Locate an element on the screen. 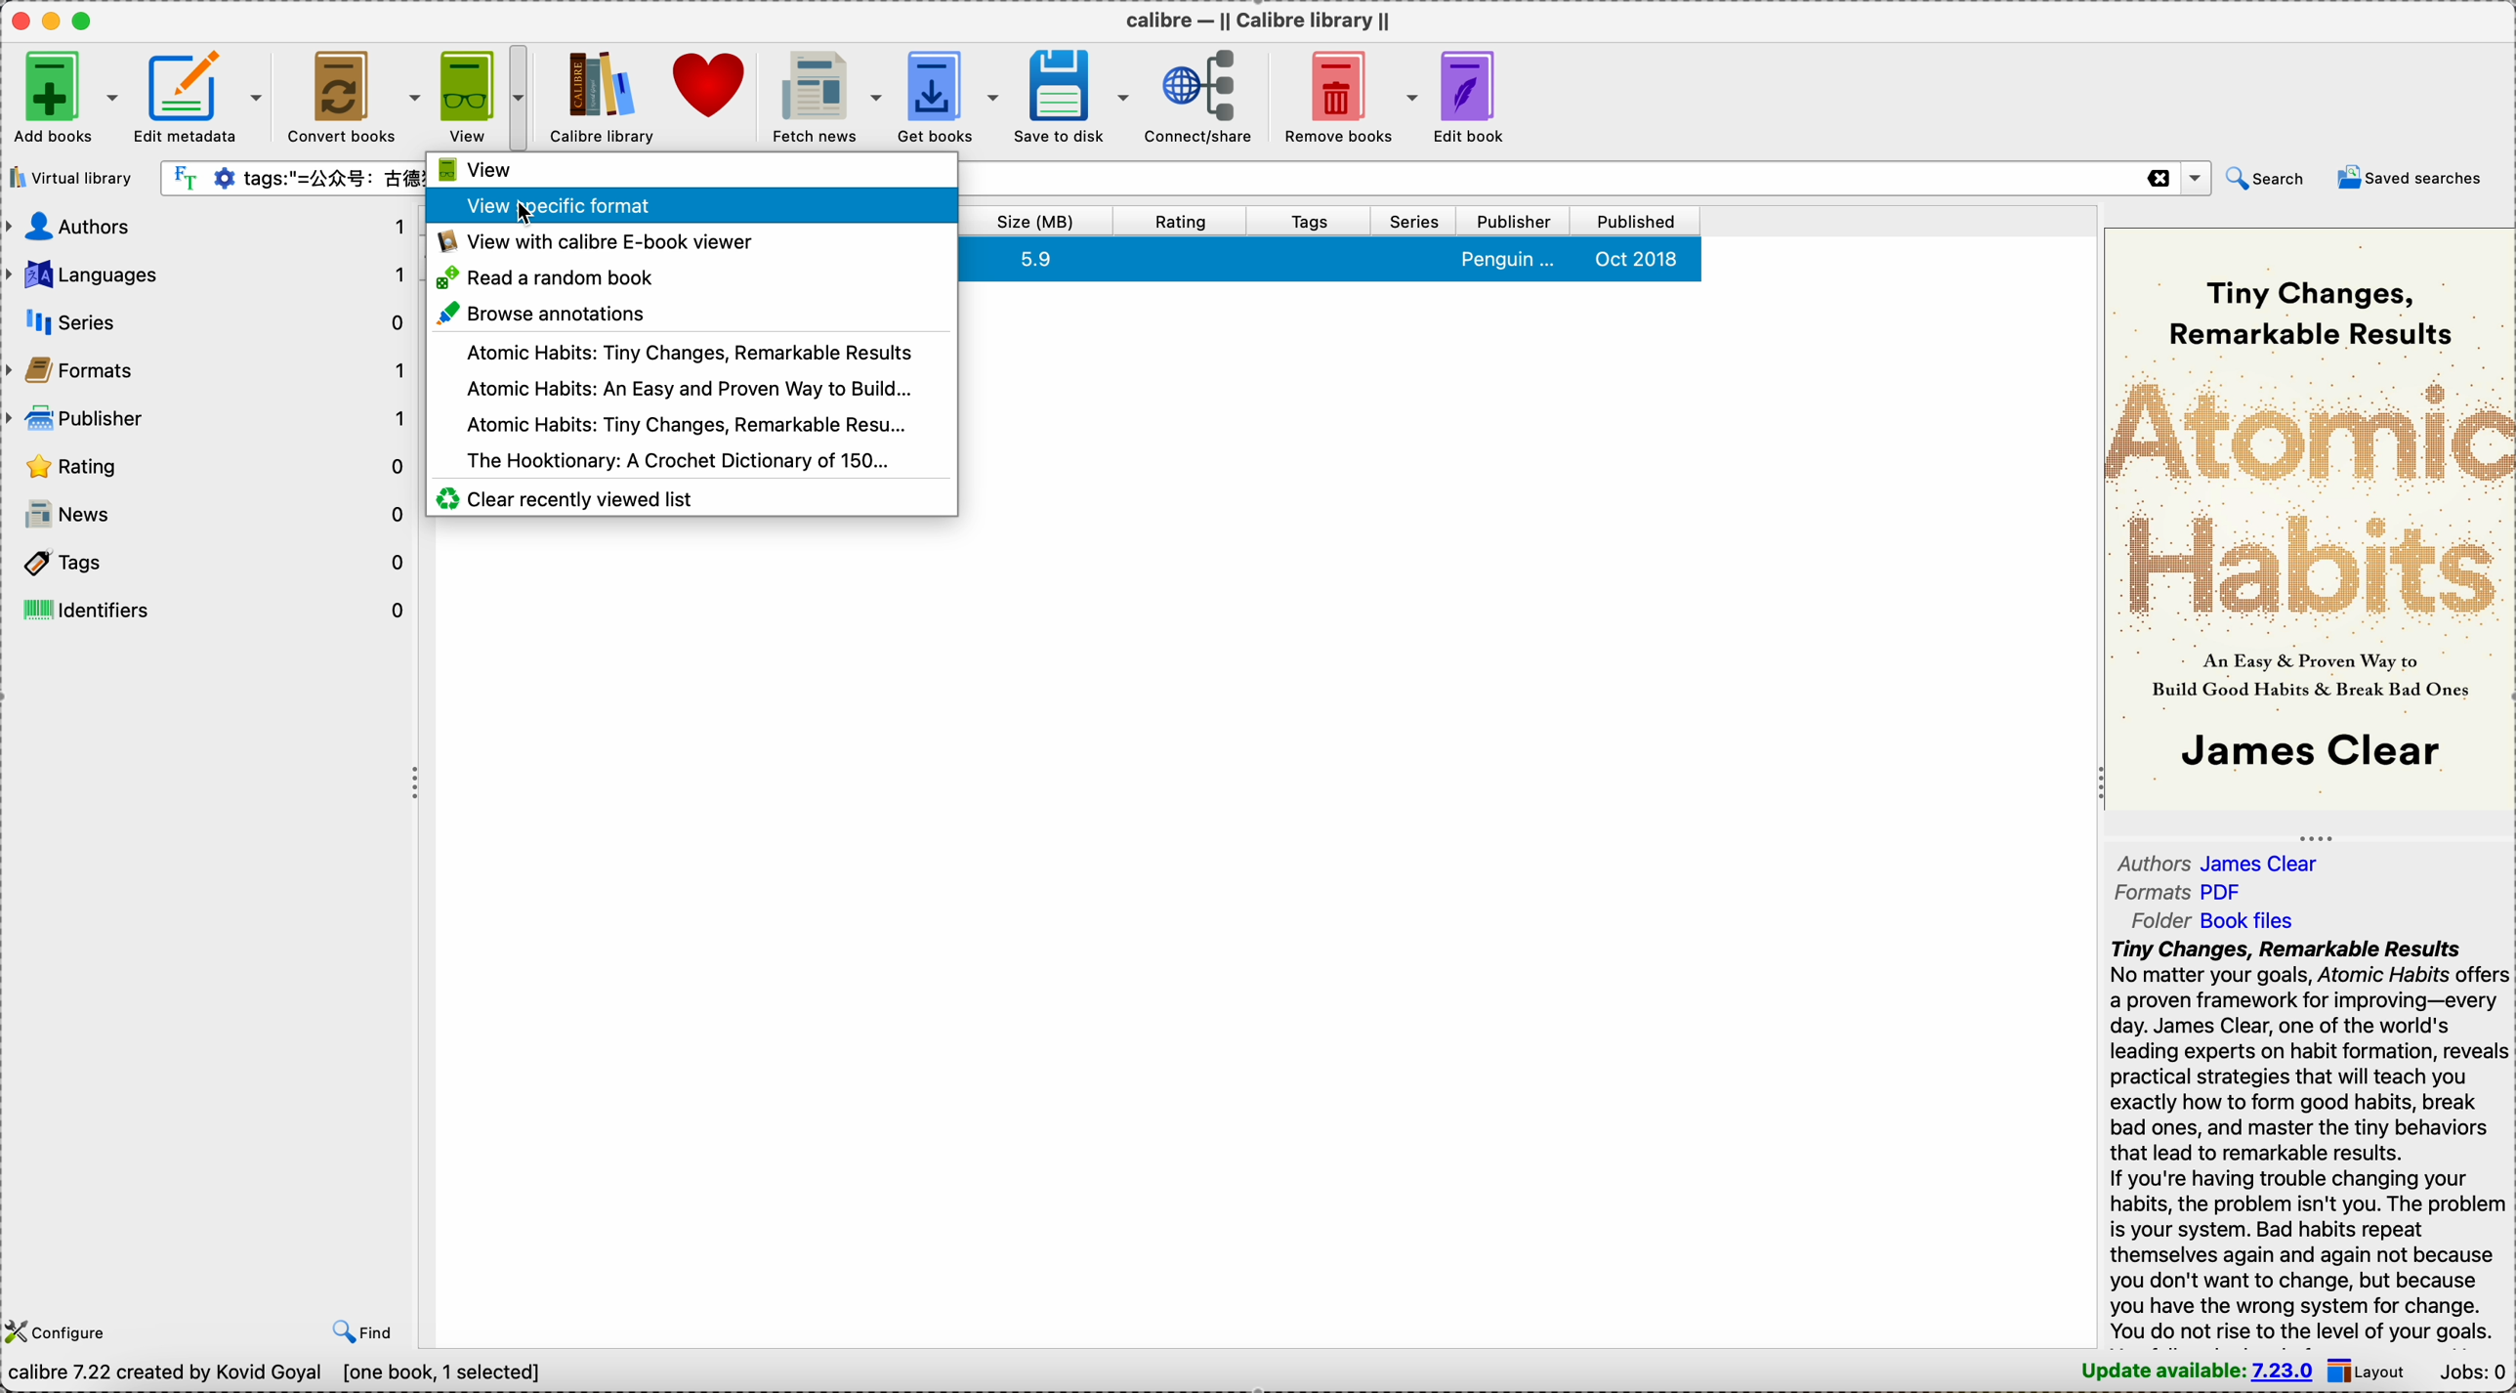  tags is located at coordinates (208, 566).